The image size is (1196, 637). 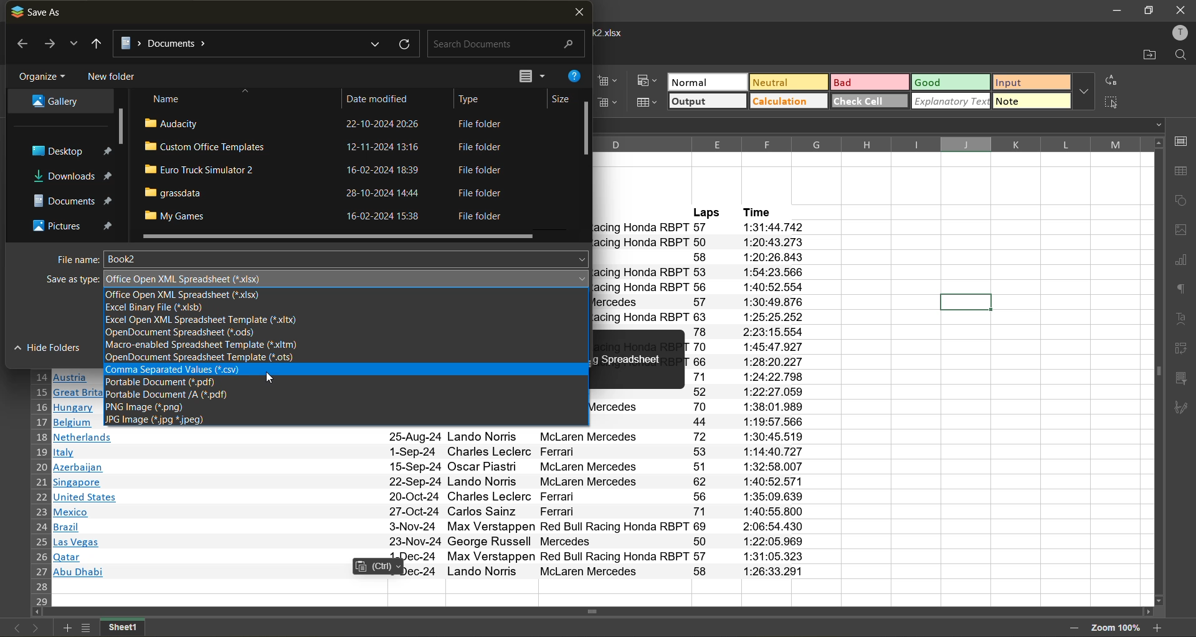 What do you see at coordinates (1181, 9) in the screenshot?
I see `close` at bounding box center [1181, 9].